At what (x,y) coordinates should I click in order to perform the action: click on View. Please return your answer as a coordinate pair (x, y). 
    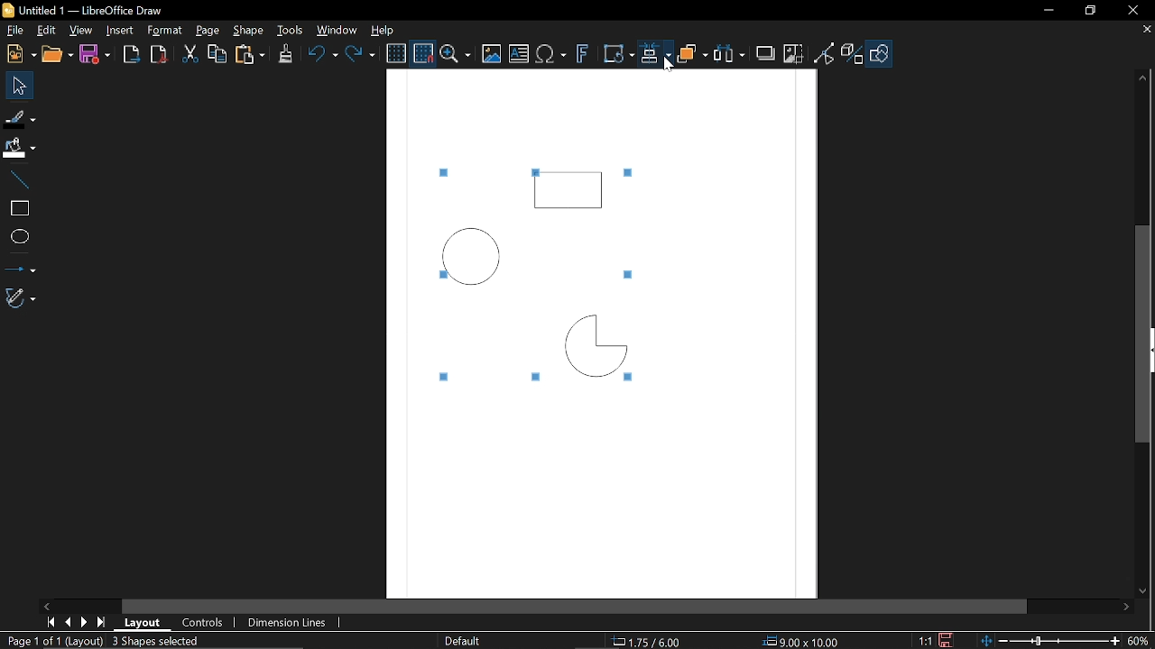
    Looking at the image, I should click on (79, 32).